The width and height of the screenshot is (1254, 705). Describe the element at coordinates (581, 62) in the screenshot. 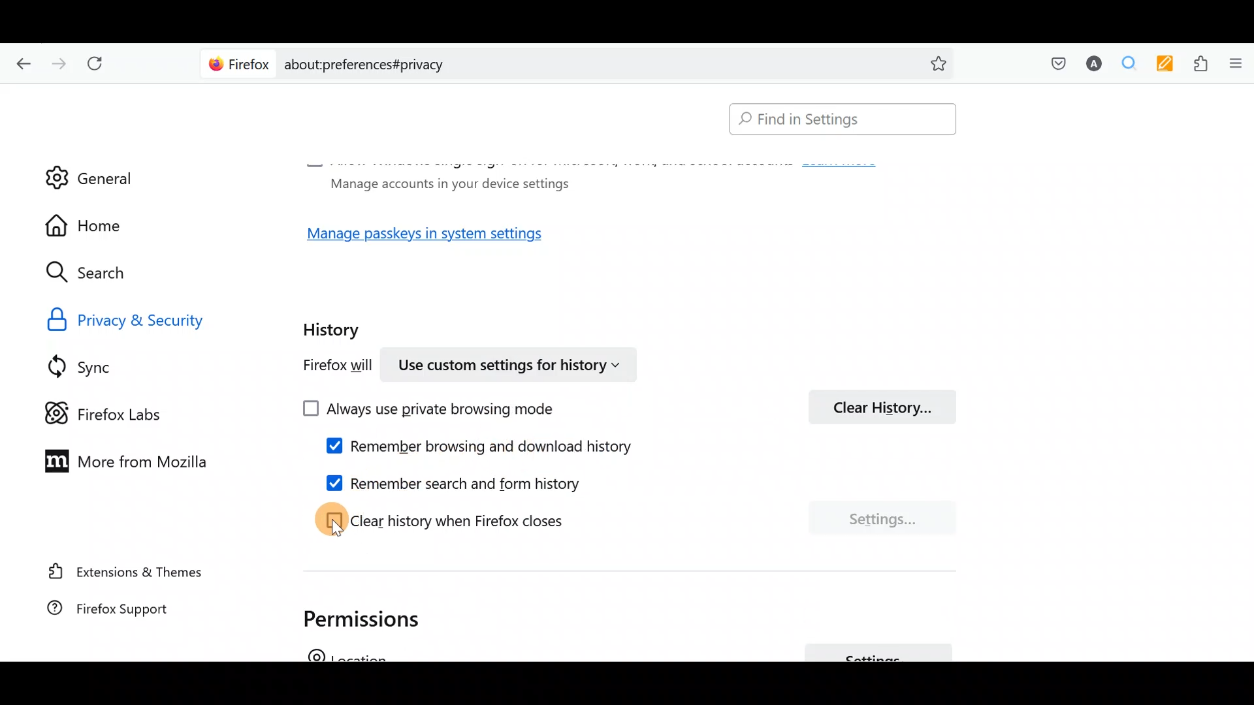

I see `Search bar` at that location.